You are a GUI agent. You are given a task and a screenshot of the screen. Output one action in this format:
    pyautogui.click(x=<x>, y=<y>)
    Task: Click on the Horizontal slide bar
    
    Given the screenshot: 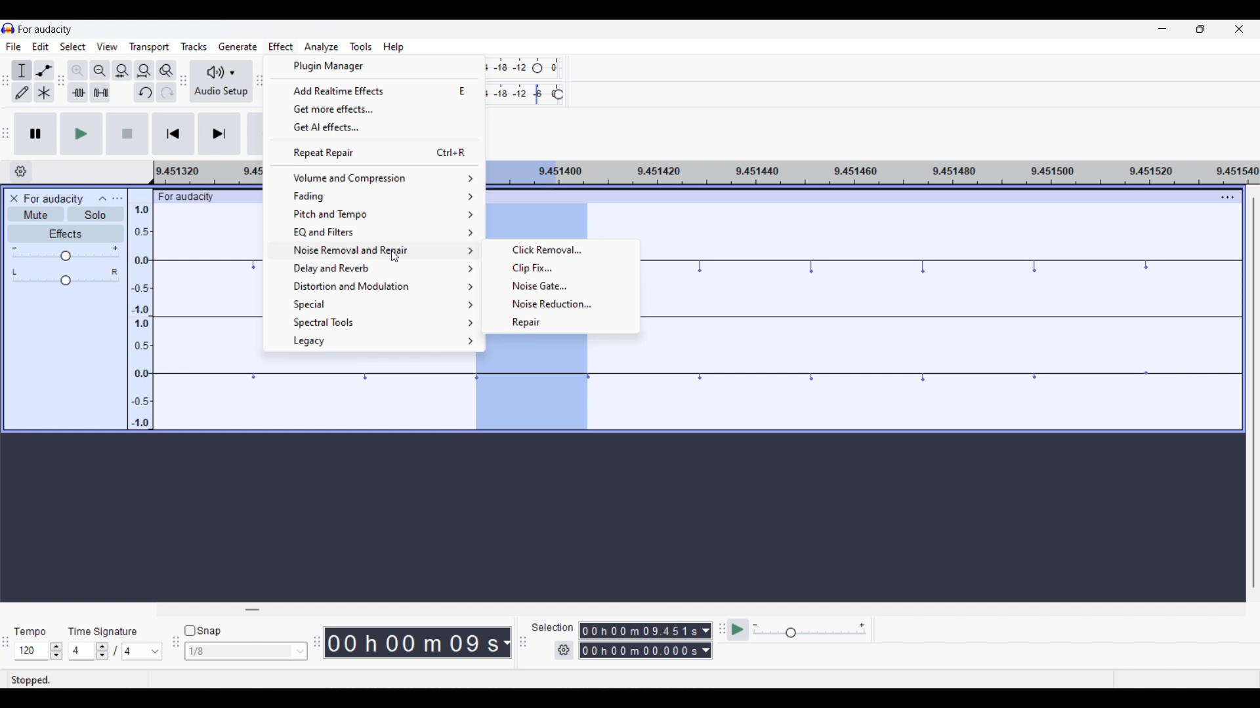 What is the action you would take?
    pyautogui.click(x=252, y=610)
    